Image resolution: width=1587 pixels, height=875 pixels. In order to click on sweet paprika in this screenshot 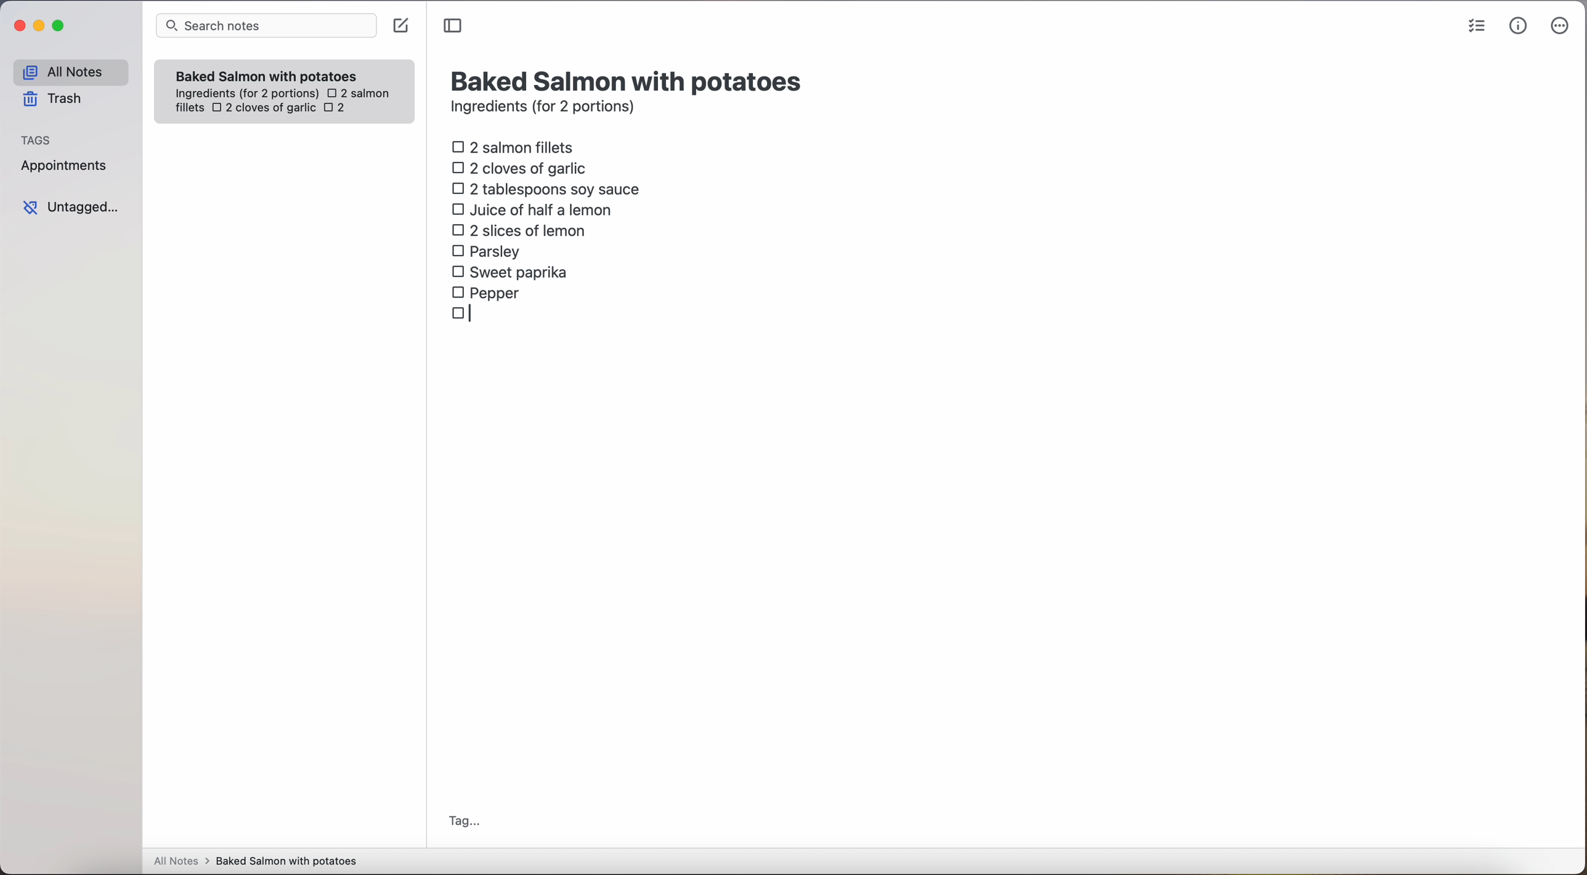, I will do `click(512, 273)`.